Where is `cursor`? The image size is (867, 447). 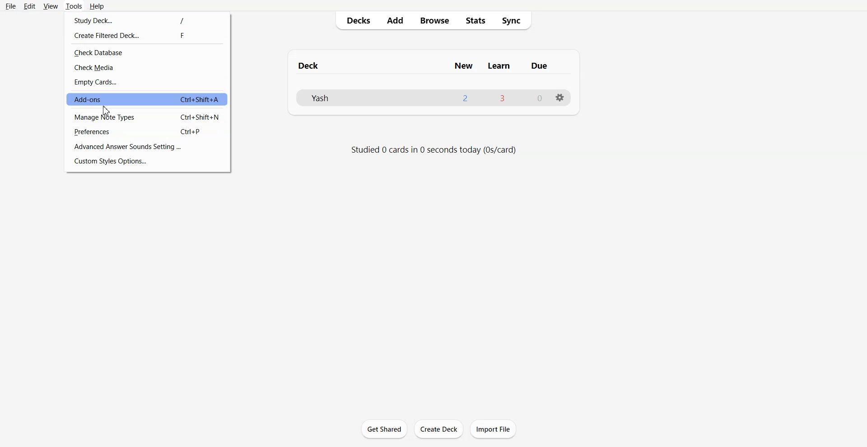 cursor is located at coordinates (106, 112).